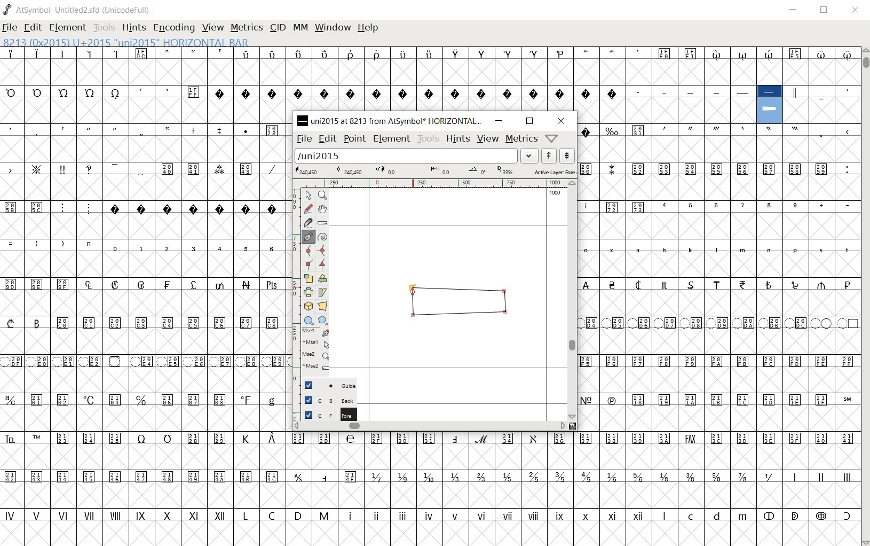 The image size is (870, 546). What do you see at coordinates (323, 223) in the screenshot?
I see `measure a distance, angle between points` at bounding box center [323, 223].